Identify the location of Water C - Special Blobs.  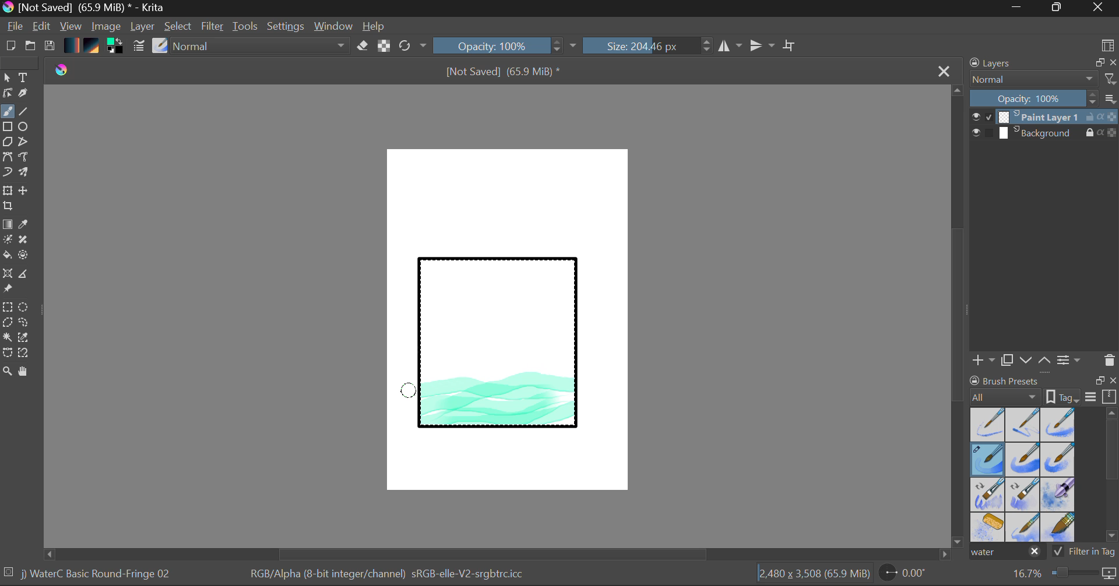
(1058, 496).